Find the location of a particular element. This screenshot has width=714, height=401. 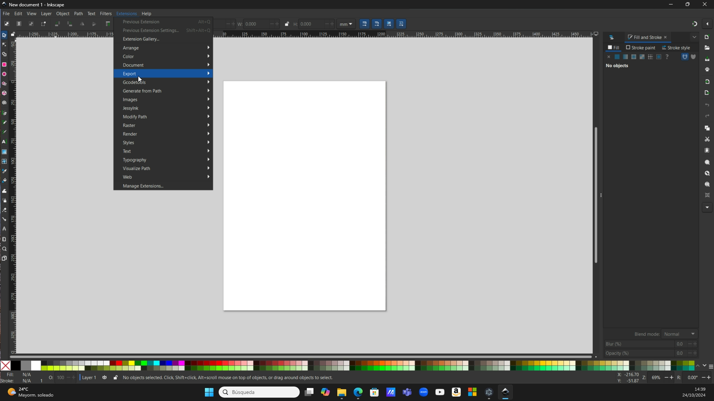

Stroke Style is located at coordinates (677, 47).